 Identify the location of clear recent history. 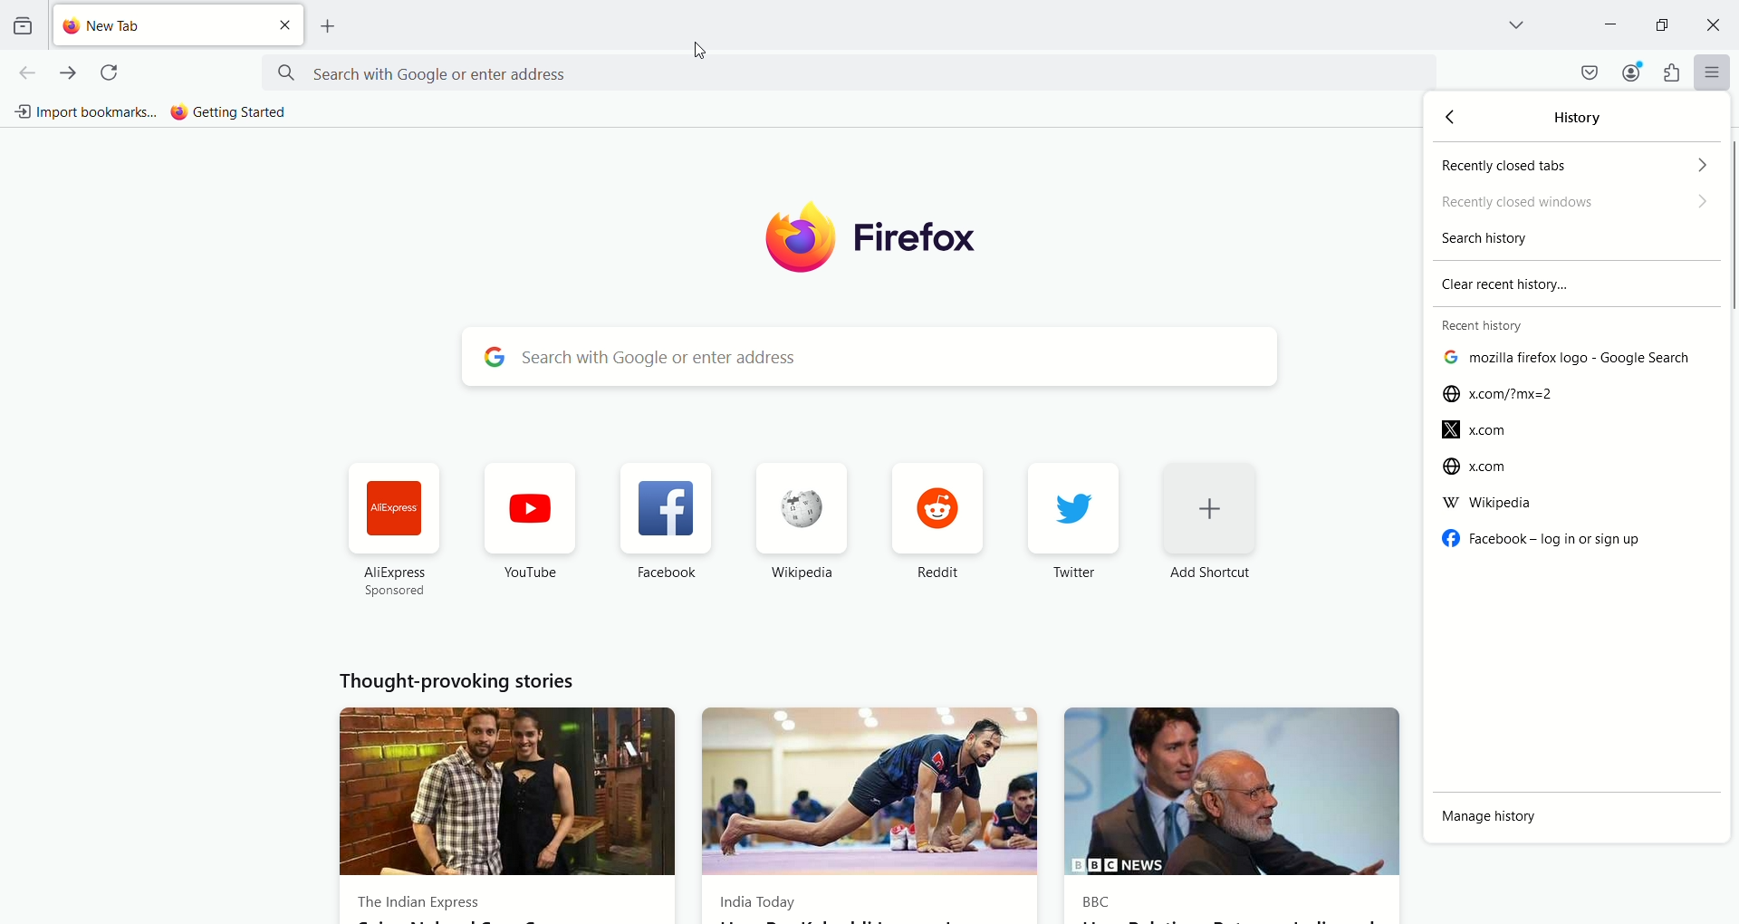
(1577, 288).